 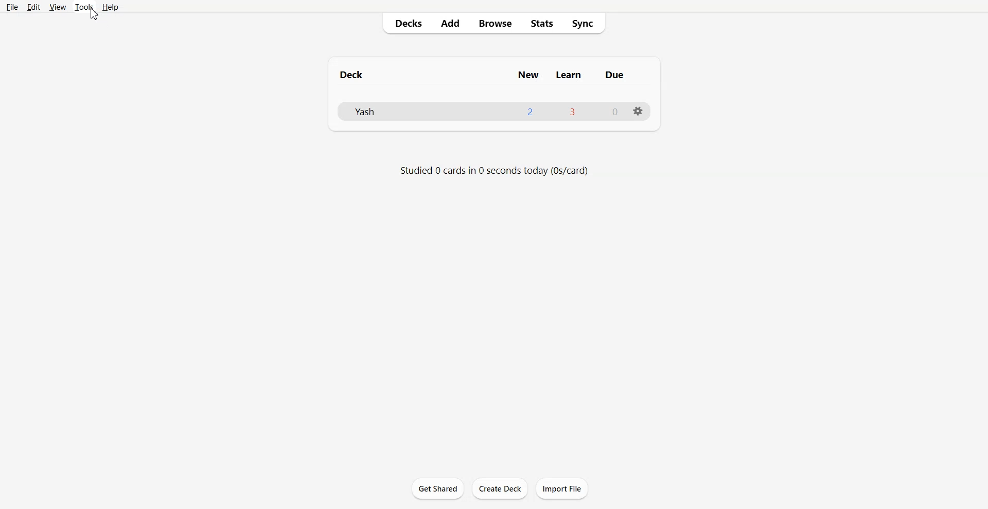 I want to click on 3, so click(x=573, y=113).